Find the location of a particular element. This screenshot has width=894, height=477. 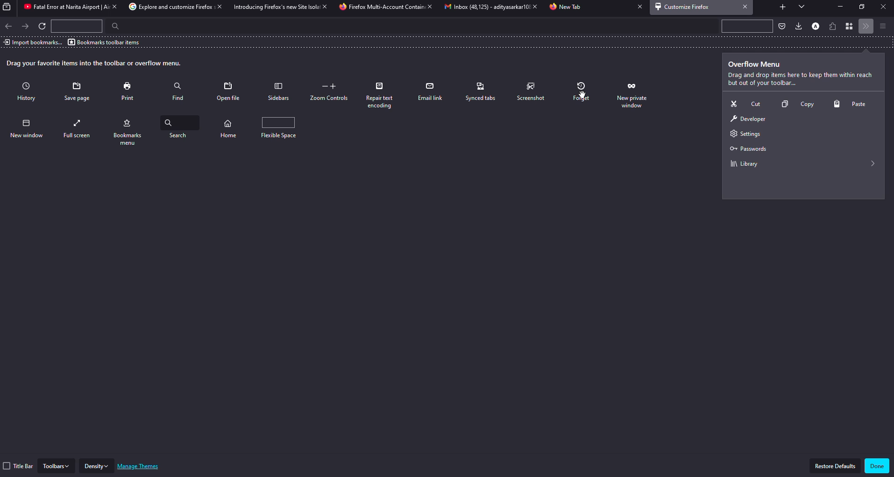

library is located at coordinates (743, 164).